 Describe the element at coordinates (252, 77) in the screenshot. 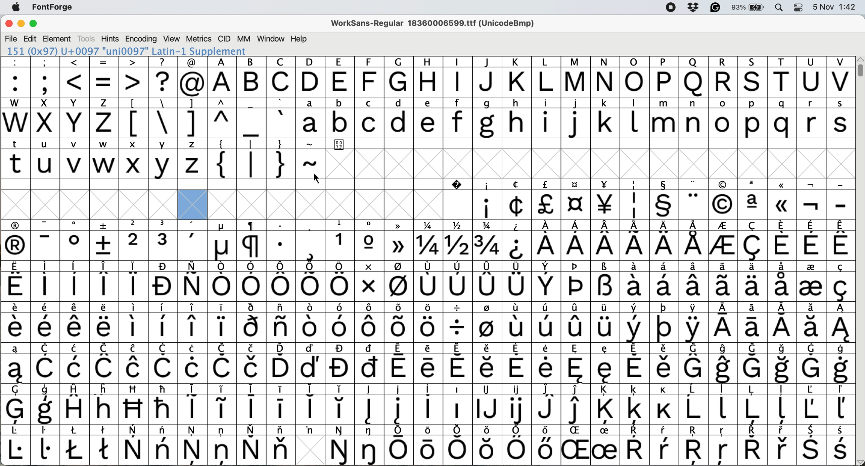

I see `B` at that location.